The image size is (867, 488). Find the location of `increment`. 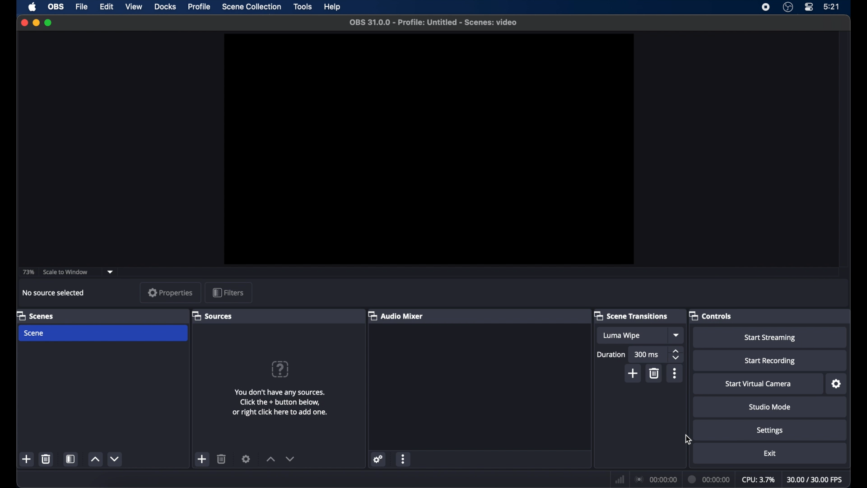

increment is located at coordinates (270, 459).